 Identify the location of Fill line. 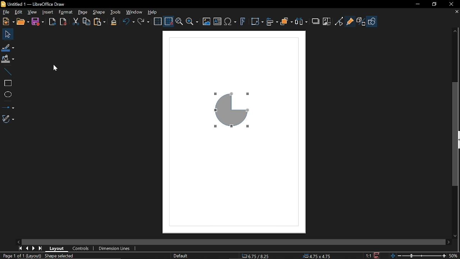
(8, 47).